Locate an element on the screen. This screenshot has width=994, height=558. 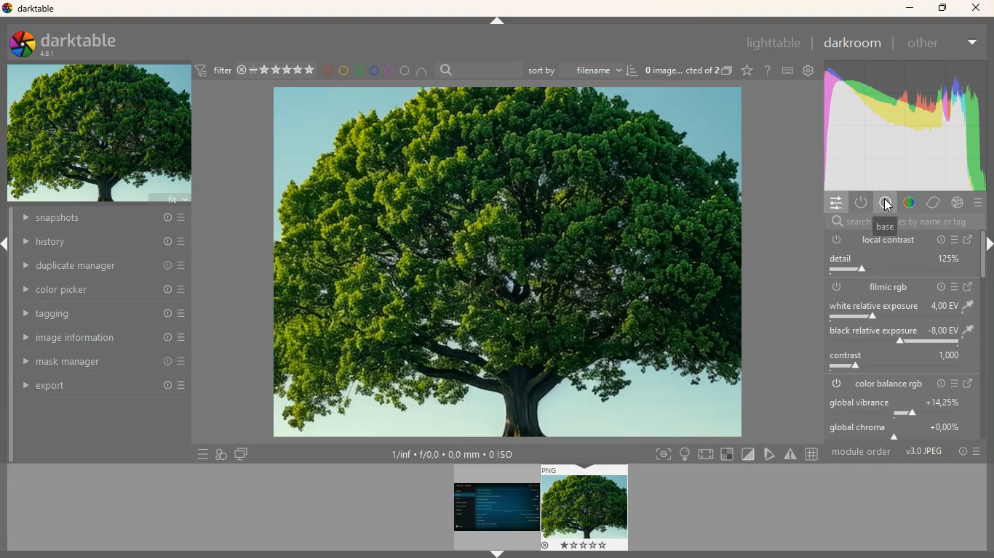
color balance rgb is located at coordinates (889, 384).